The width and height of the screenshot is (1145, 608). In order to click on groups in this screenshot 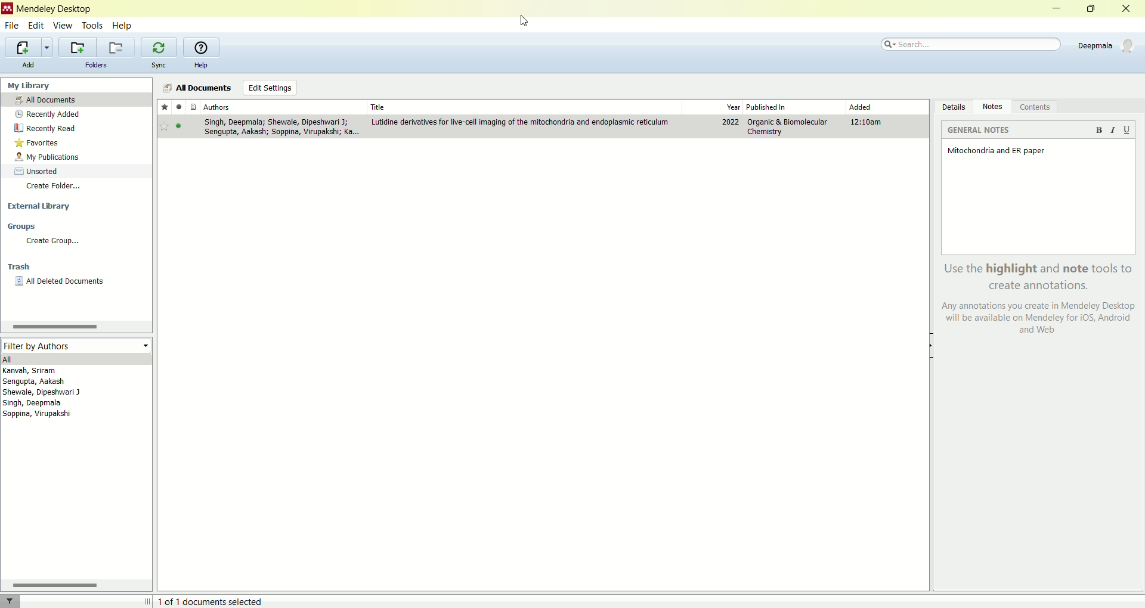, I will do `click(75, 227)`.